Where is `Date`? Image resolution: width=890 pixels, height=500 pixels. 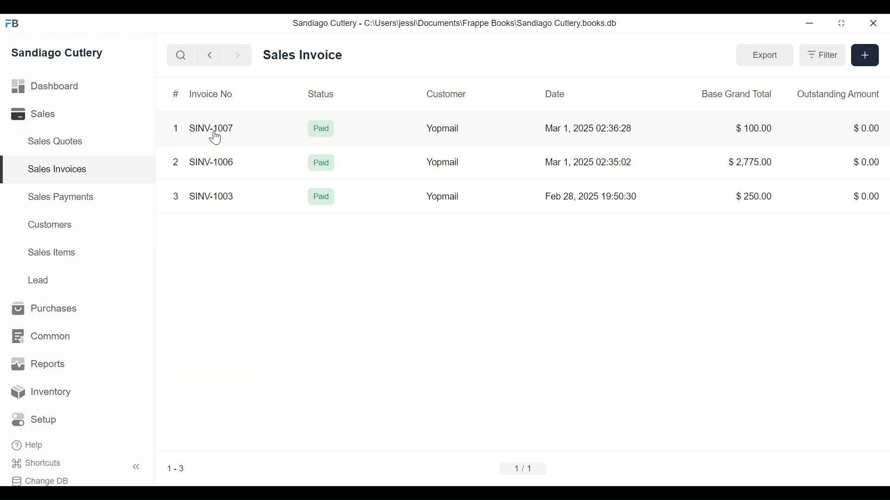
Date is located at coordinates (556, 94).